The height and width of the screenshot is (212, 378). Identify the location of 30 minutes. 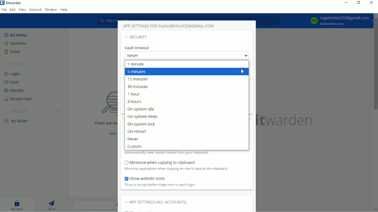
(137, 87).